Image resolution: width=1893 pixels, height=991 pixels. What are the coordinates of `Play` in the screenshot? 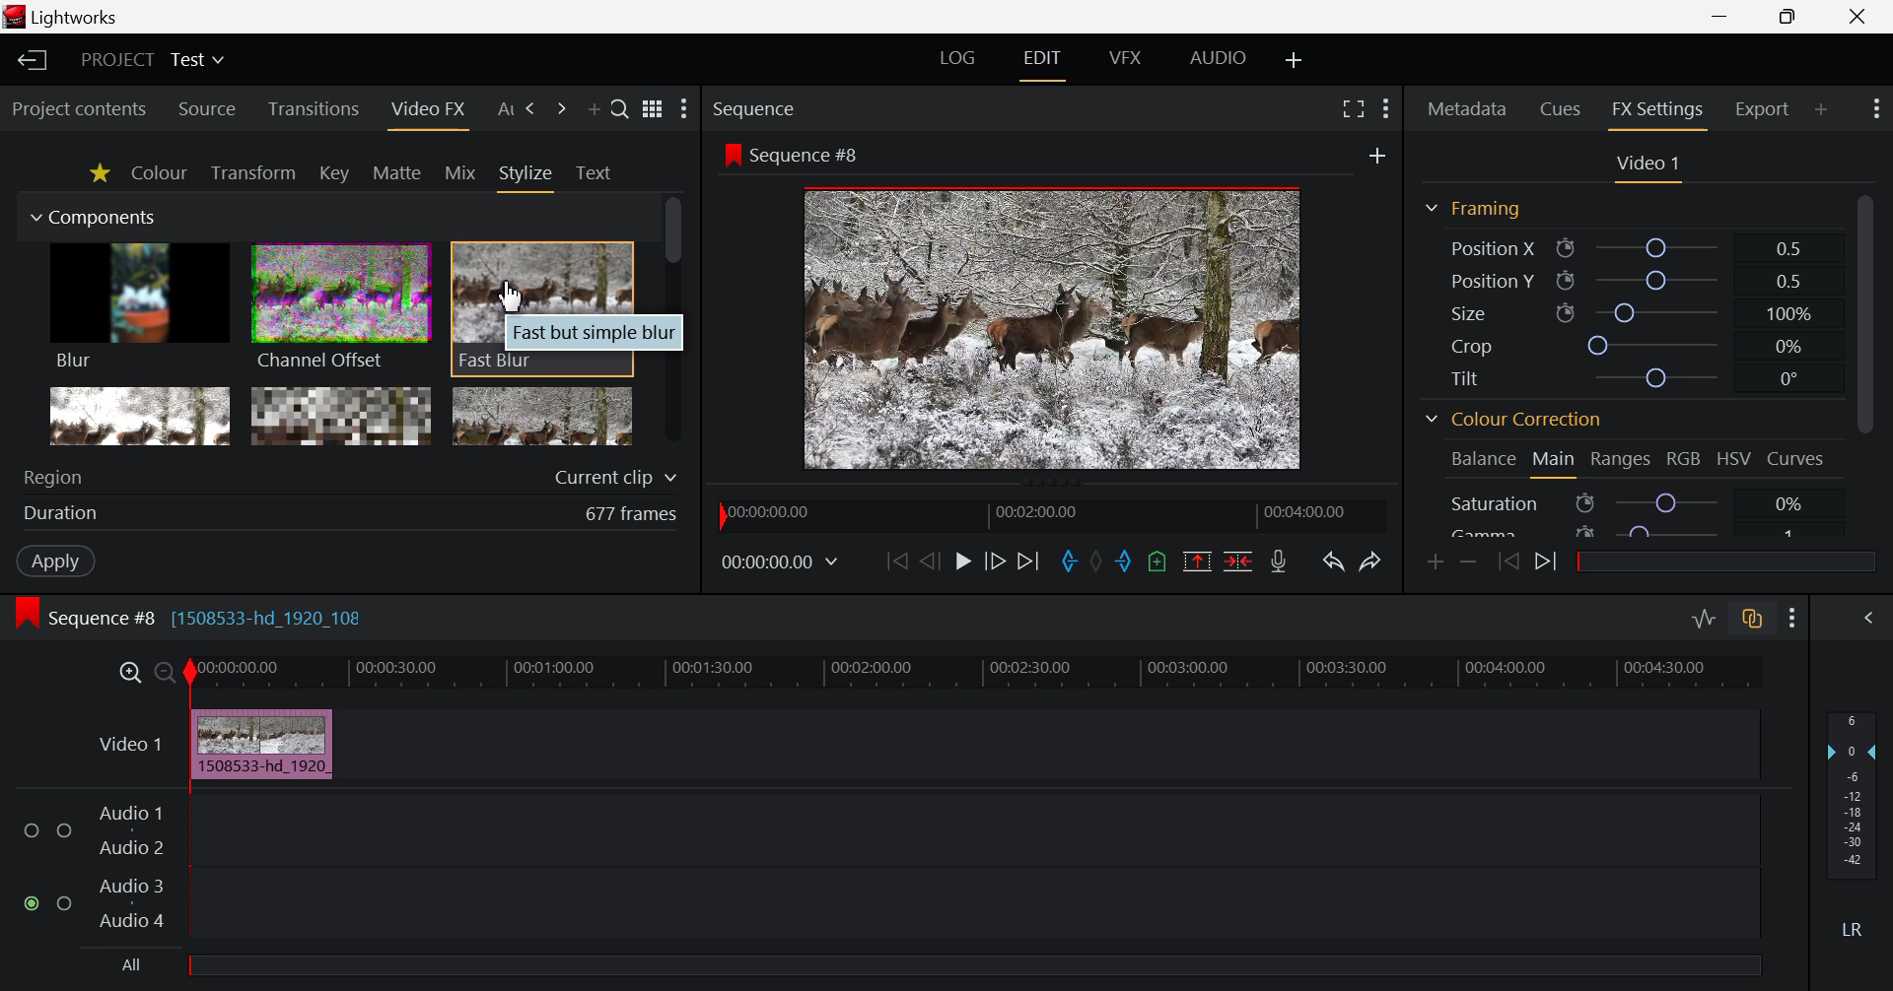 It's located at (960, 564).